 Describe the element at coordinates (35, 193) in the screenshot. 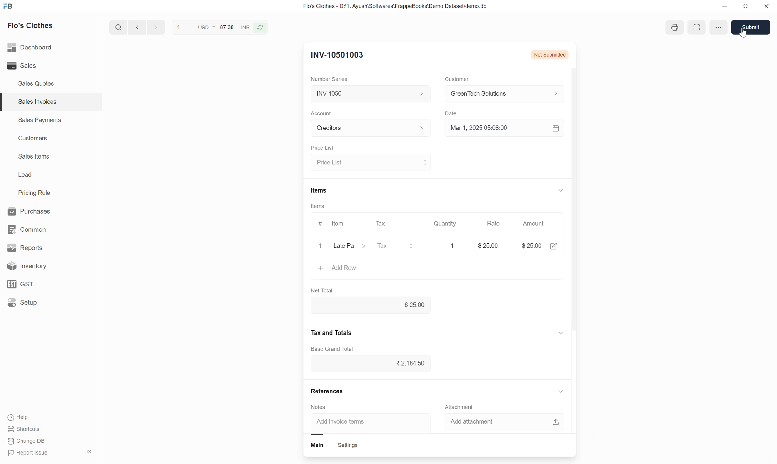

I see `Pricing Rule` at that location.